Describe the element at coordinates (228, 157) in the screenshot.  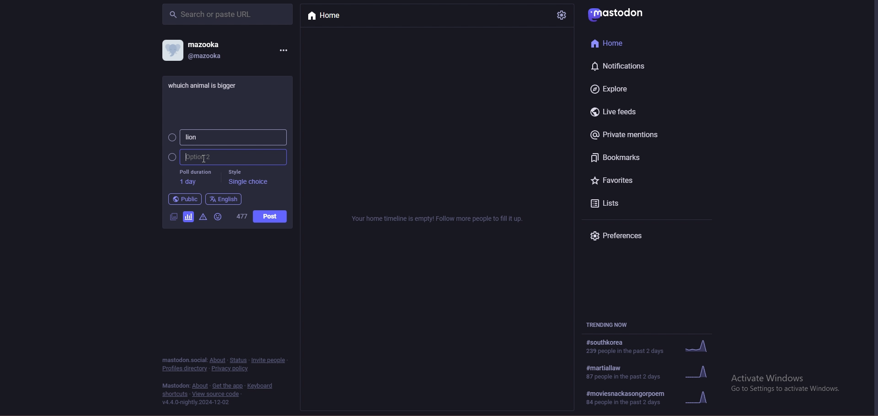
I see `option 2` at that location.